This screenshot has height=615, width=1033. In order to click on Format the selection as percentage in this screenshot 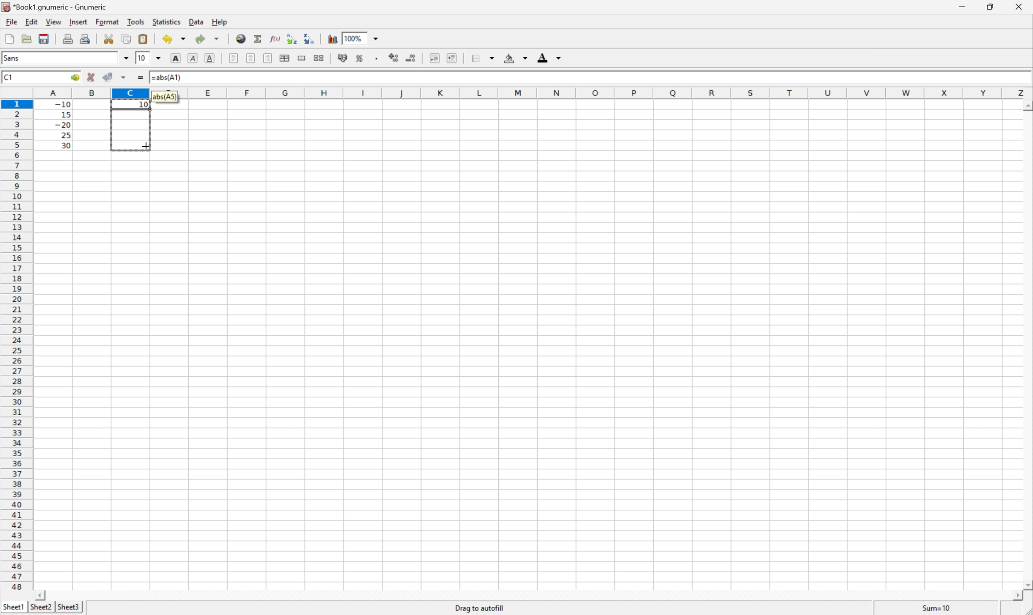, I will do `click(361, 60)`.